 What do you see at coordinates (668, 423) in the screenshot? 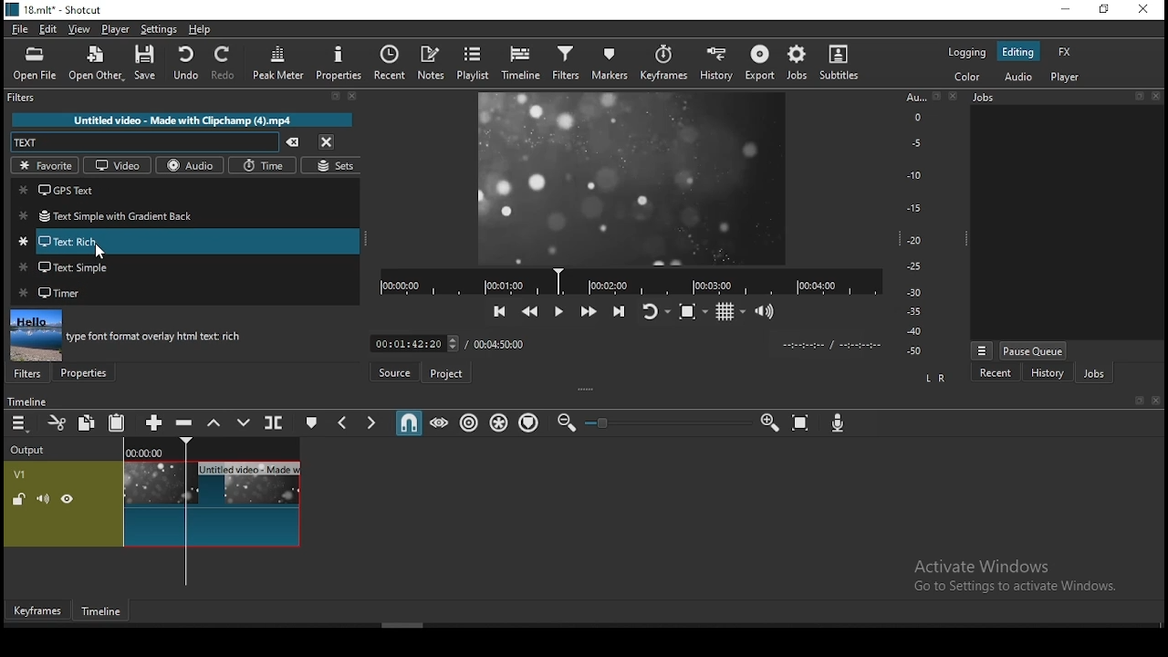
I see `Zoom Slider` at bounding box center [668, 423].